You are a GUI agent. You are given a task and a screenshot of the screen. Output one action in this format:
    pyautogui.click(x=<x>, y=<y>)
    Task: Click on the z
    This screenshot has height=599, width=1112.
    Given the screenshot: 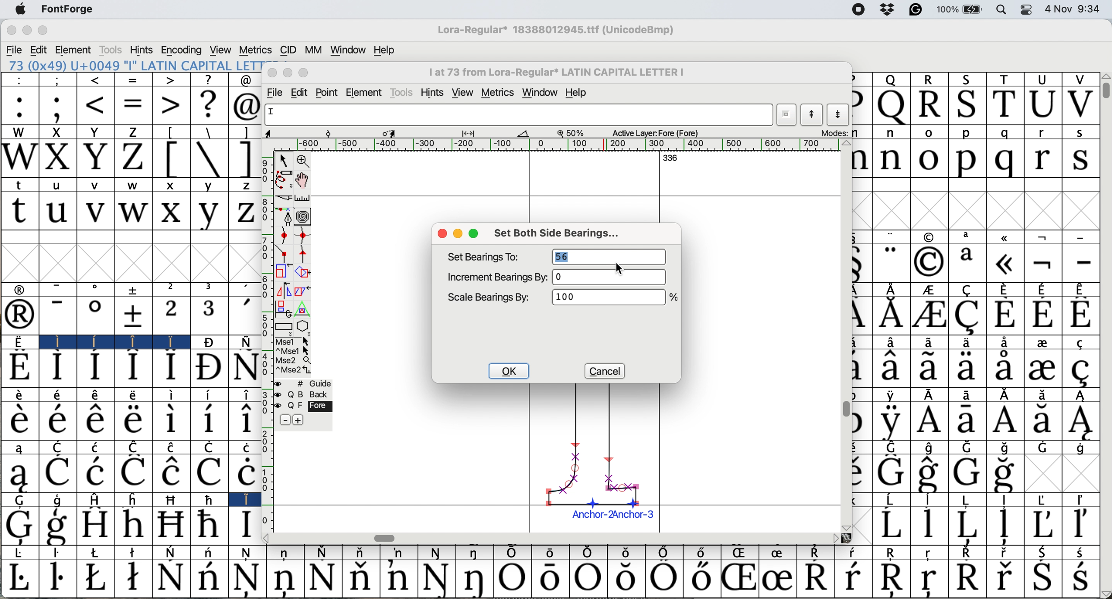 What is the action you would take?
    pyautogui.click(x=243, y=186)
    